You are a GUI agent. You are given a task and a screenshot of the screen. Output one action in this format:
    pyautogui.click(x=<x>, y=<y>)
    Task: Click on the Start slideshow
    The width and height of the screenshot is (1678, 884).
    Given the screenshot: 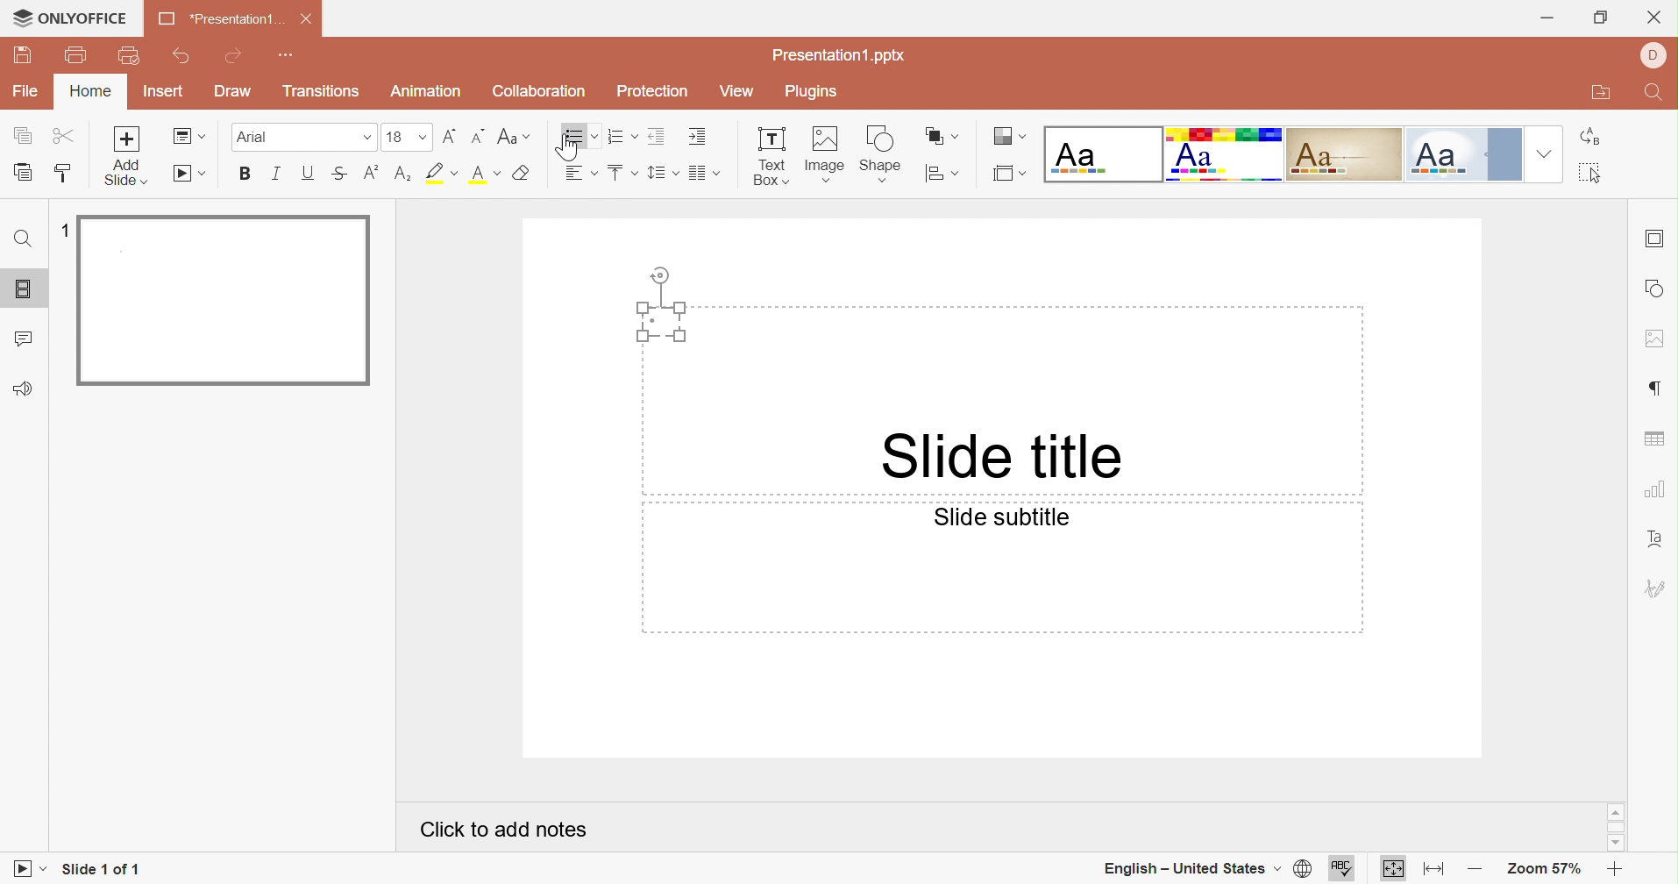 What is the action you would take?
    pyautogui.click(x=25, y=872)
    